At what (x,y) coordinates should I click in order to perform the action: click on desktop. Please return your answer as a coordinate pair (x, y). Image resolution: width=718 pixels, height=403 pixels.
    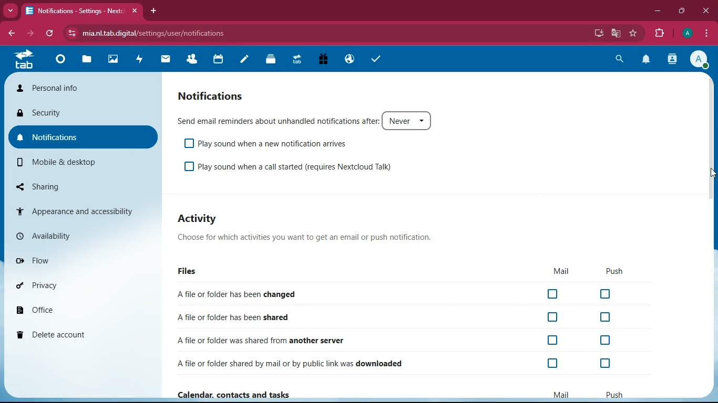
    Looking at the image, I should click on (598, 34).